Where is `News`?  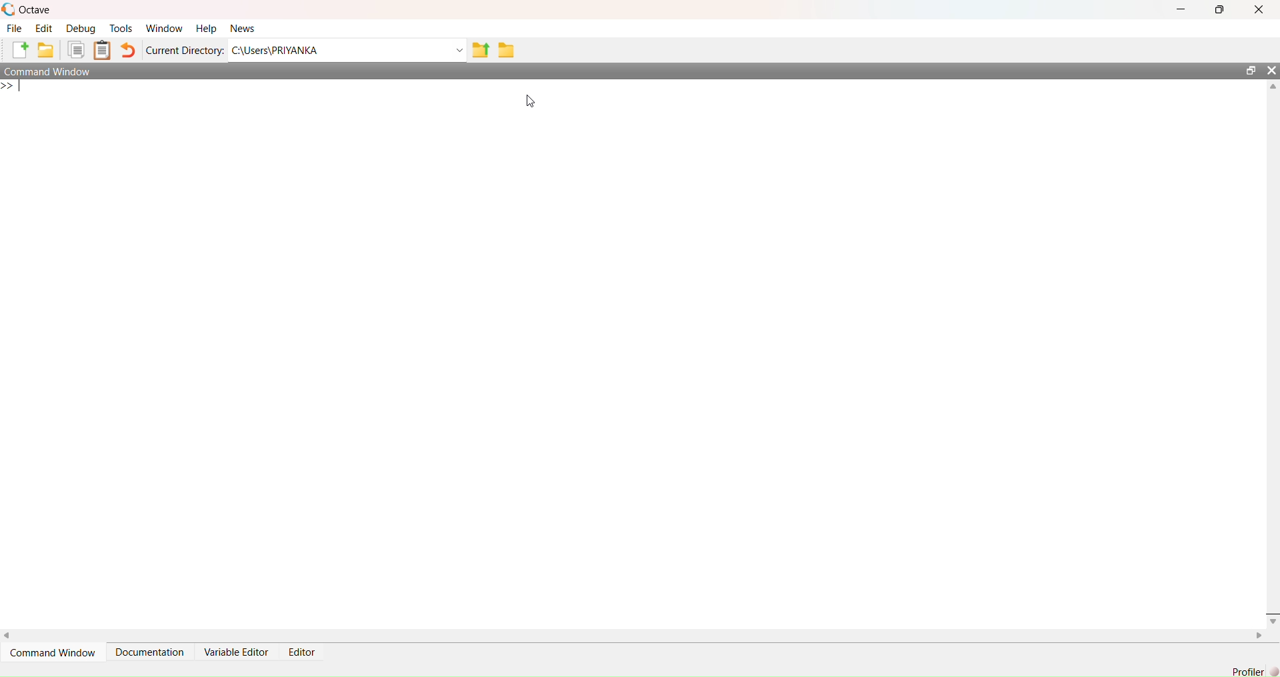 News is located at coordinates (247, 28).